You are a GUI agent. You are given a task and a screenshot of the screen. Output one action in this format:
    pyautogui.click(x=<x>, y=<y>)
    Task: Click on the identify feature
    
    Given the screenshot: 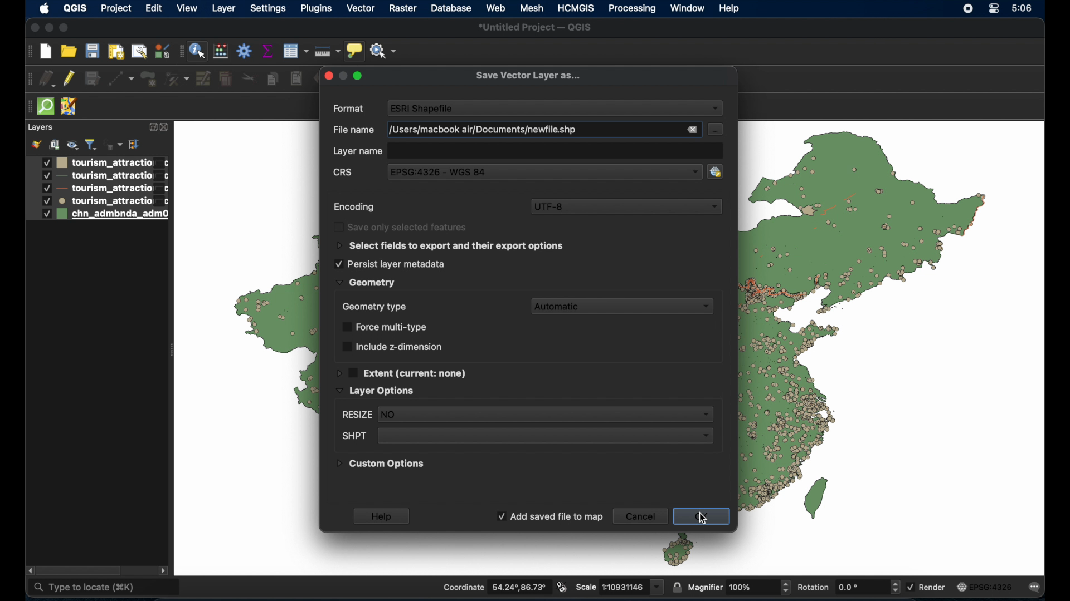 What is the action you would take?
    pyautogui.click(x=197, y=51)
    